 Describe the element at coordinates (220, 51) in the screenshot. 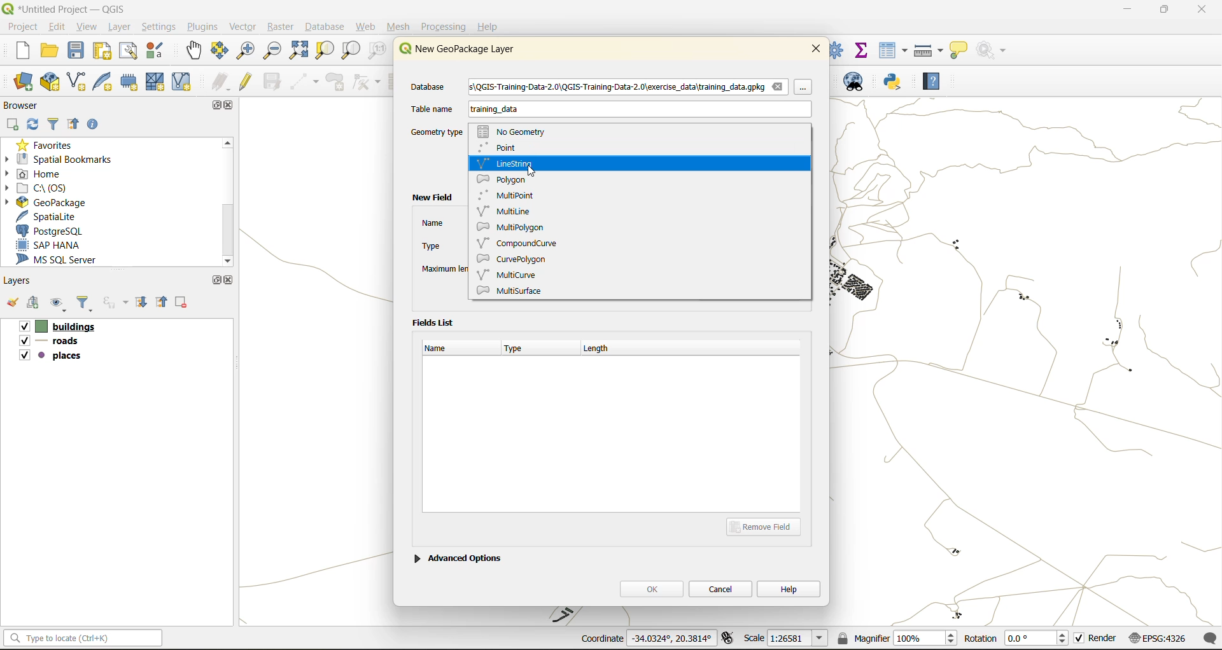

I see `pan selection` at that location.